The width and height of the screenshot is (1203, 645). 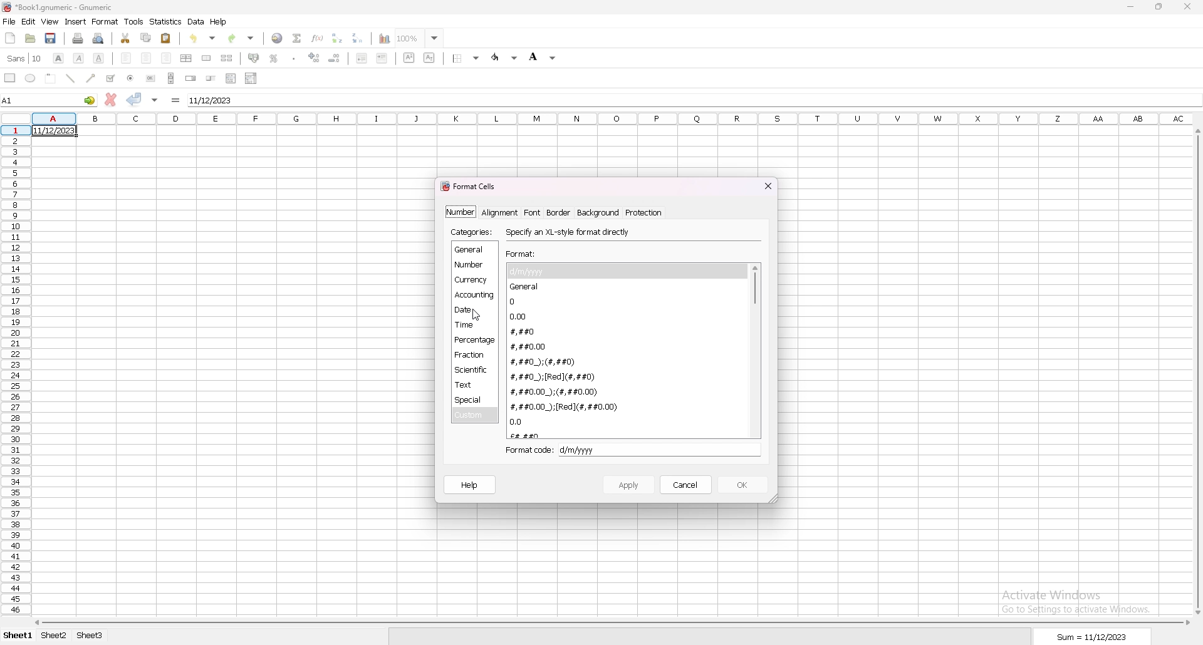 I want to click on summation, so click(x=298, y=38).